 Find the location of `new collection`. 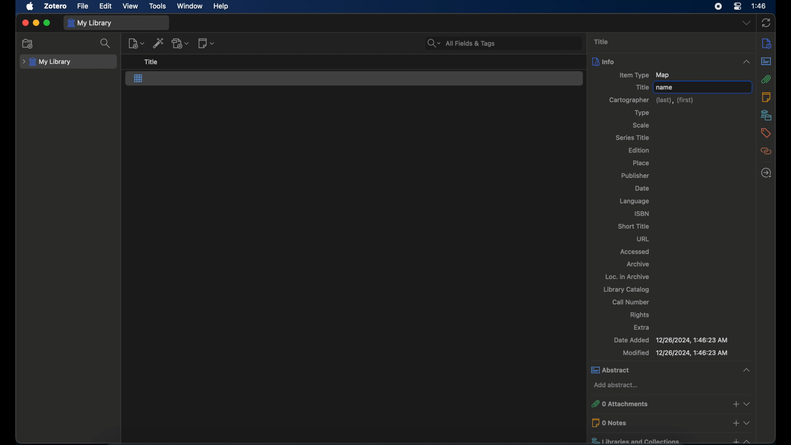

new collection is located at coordinates (29, 43).